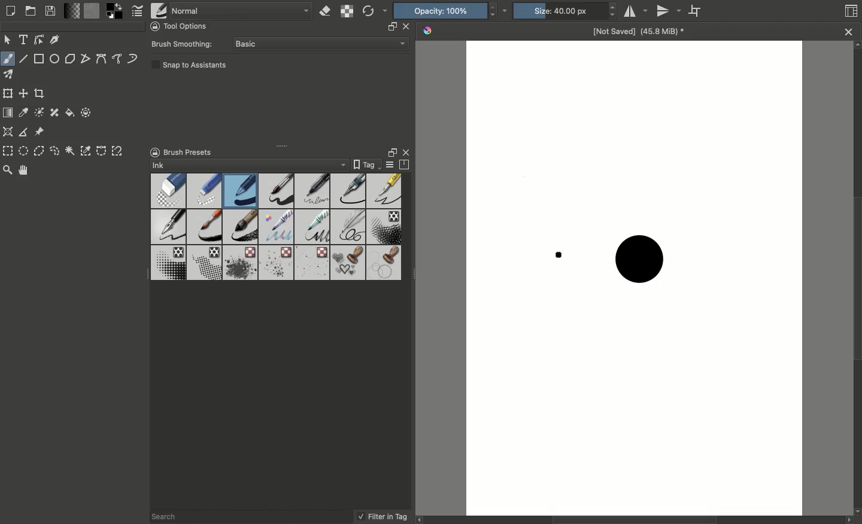 The width and height of the screenshot is (862, 524). Describe the element at coordinates (348, 11) in the screenshot. I see `Preserve alpha` at that location.